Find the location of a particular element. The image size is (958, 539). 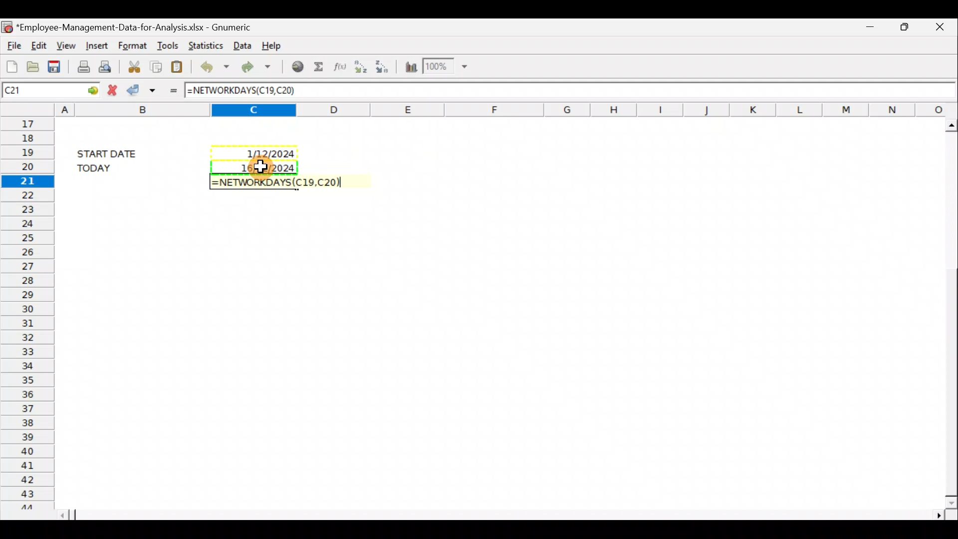

*Employee-Management-Data-for-Analysis.xlsx - Gnumeric is located at coordinates (135, 28).